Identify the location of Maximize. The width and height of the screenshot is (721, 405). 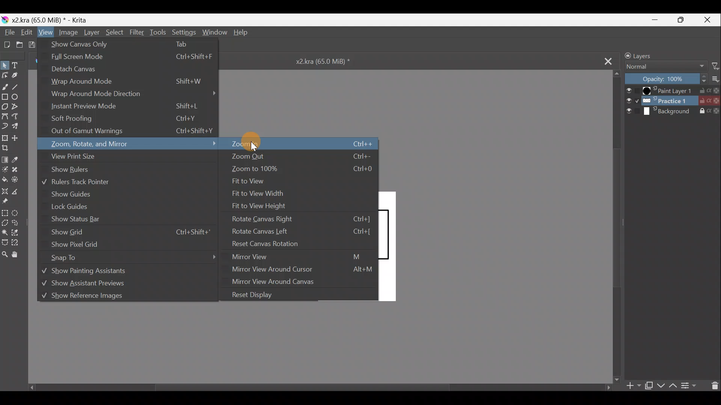
(680, 20).